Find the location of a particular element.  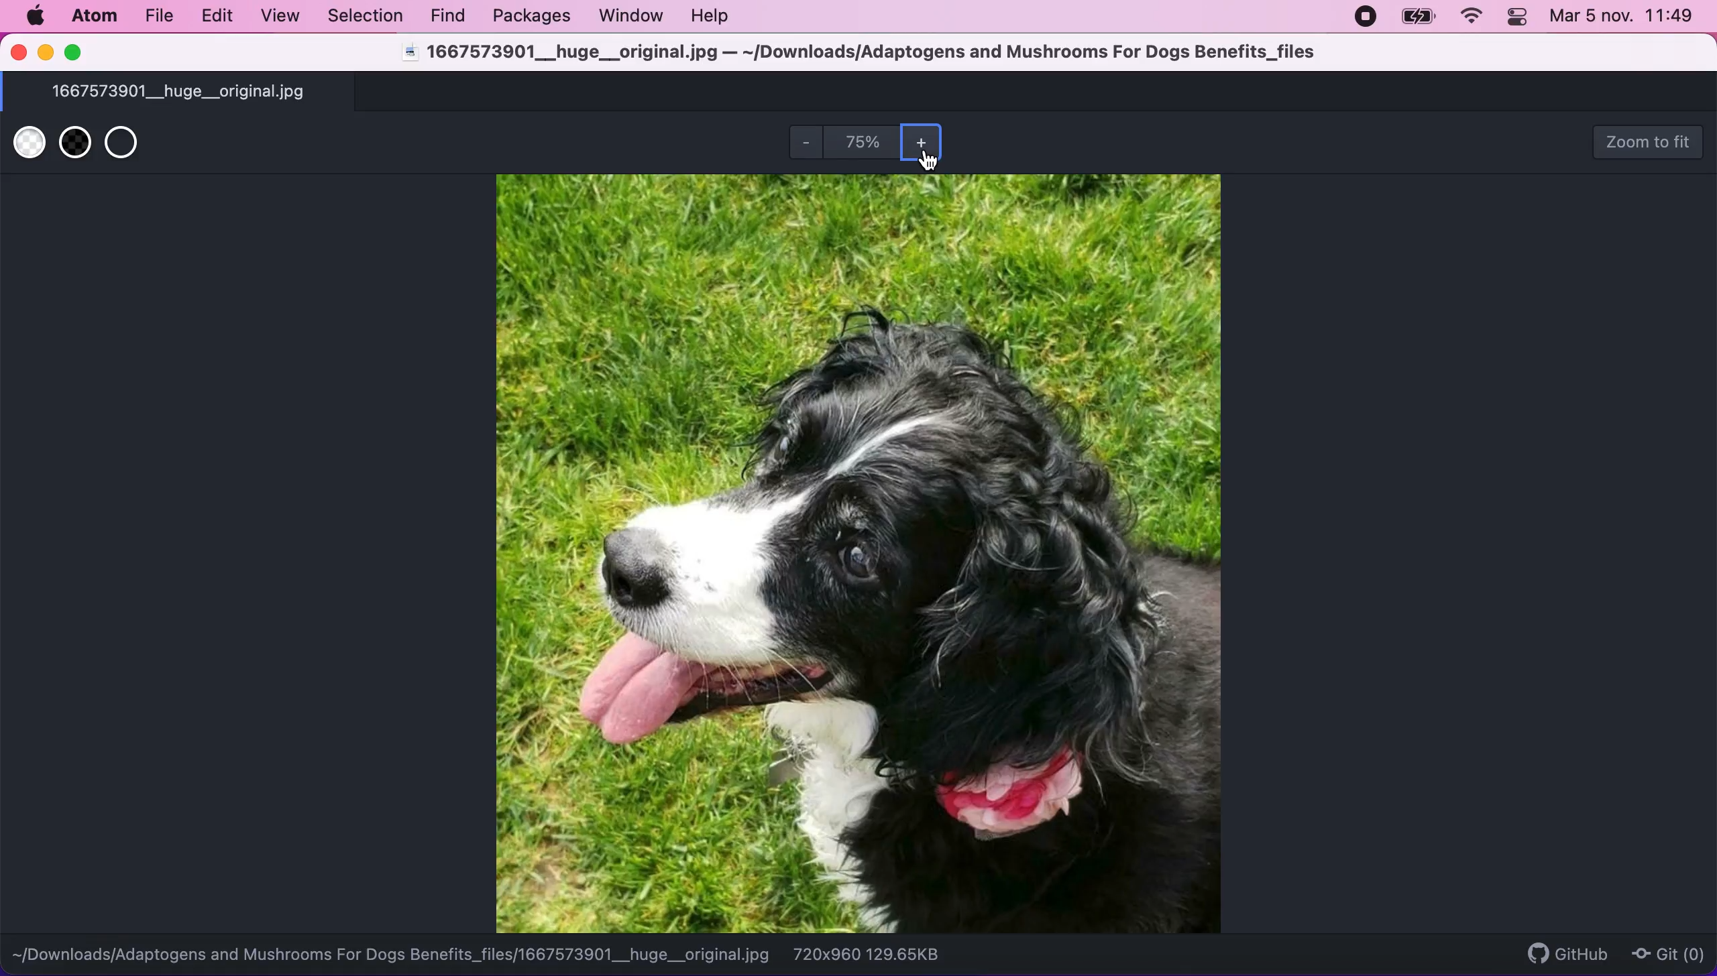

battery is located at coordinates (1421, 17).